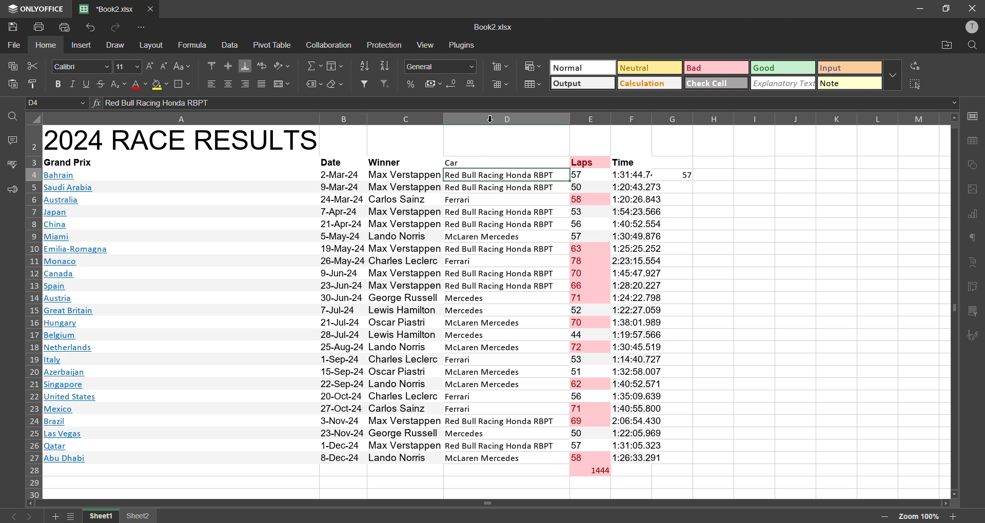 The width and height of the screenshot is (985, 523). I want to click on pivot table, so click(273, 45).